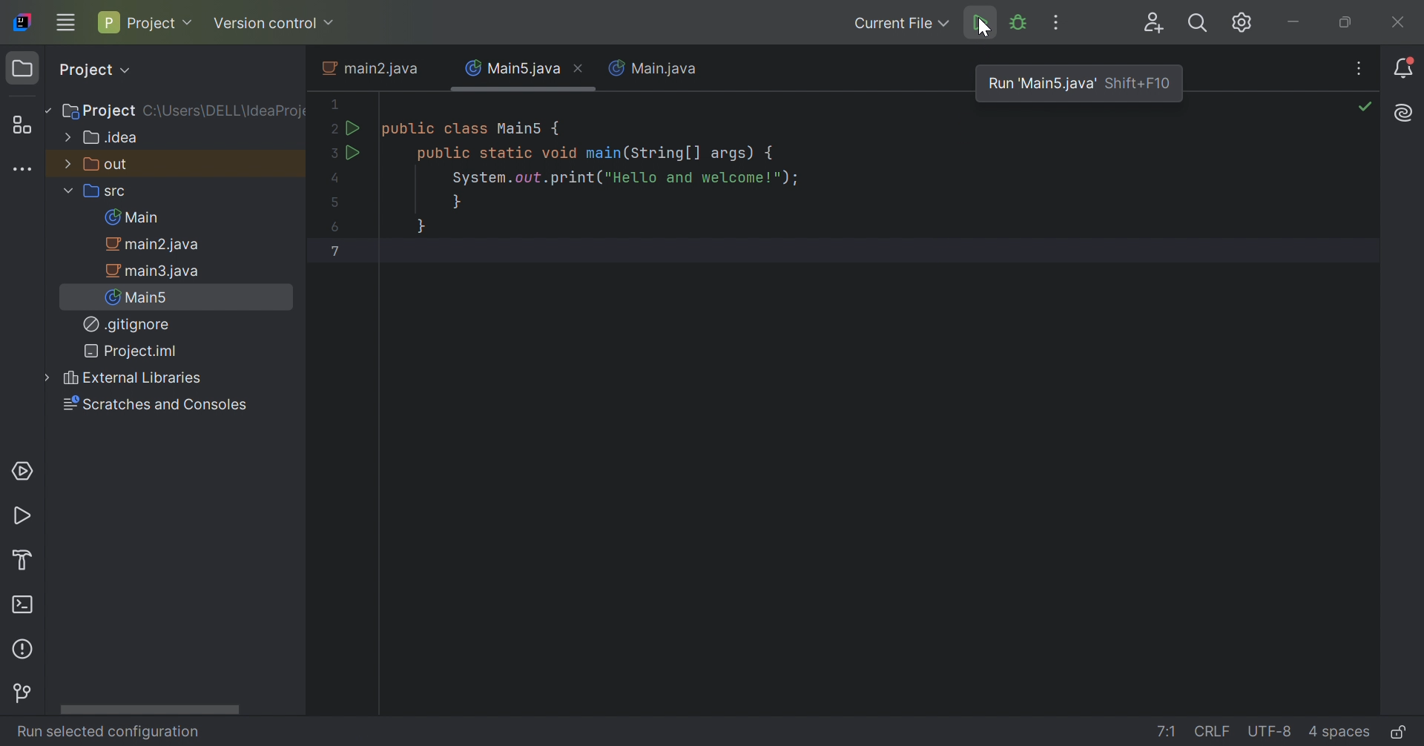  I want to click on out, so click(102, 165).